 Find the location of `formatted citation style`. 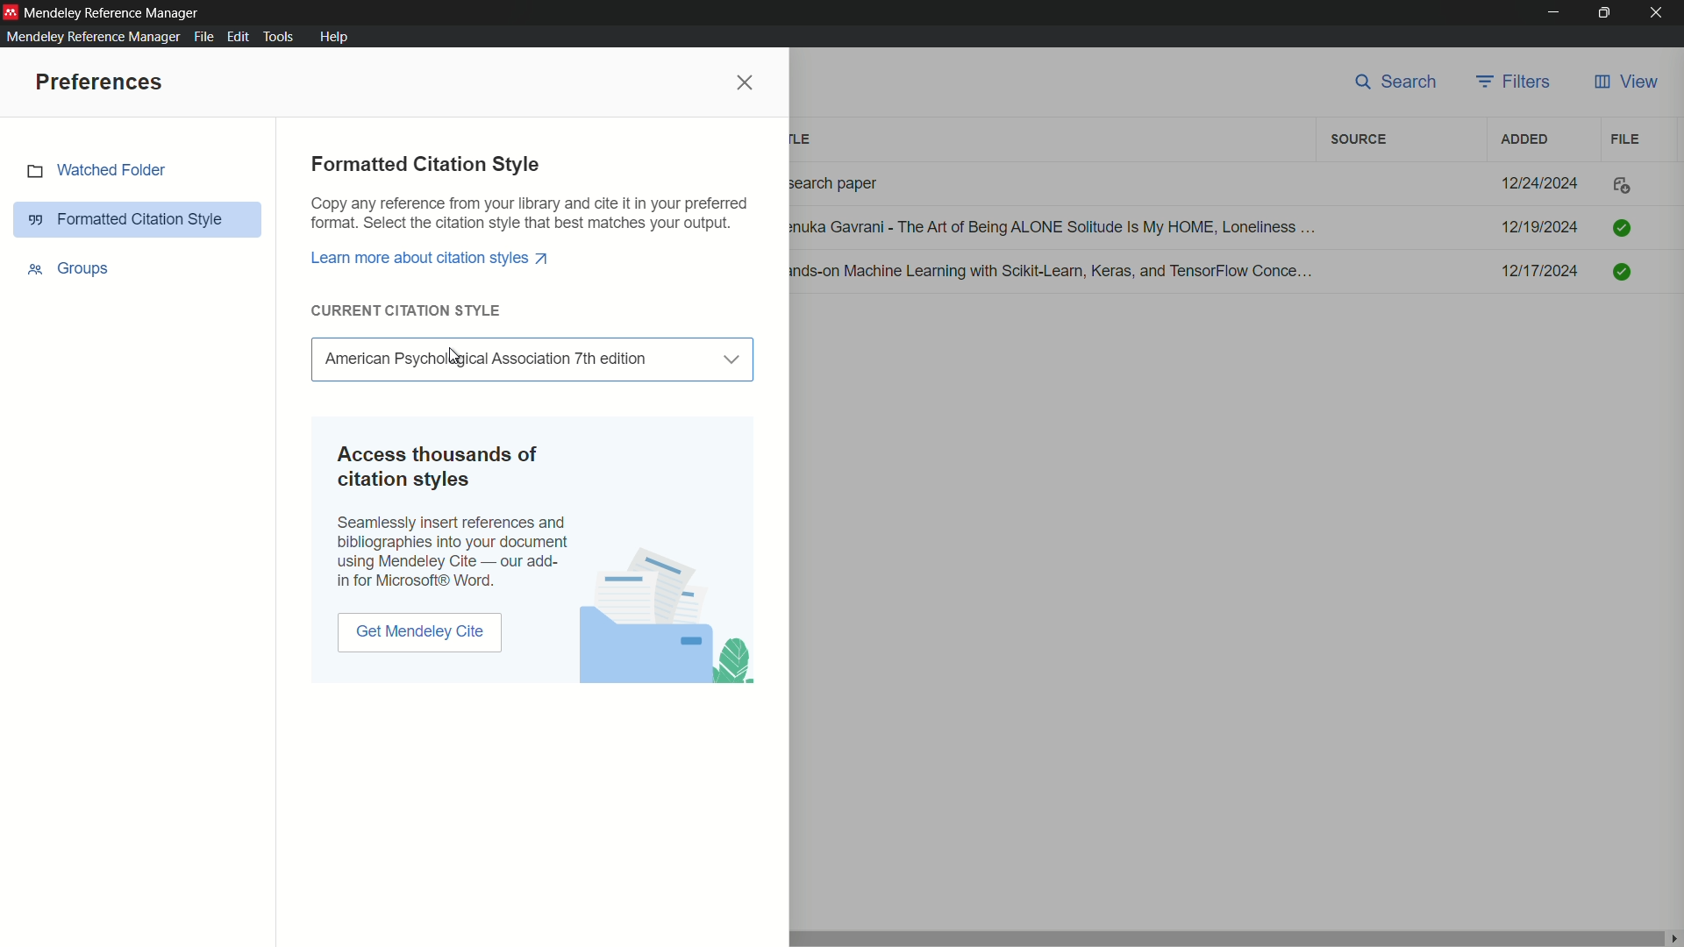

formatted citation style is located at coordinates (428, 163).